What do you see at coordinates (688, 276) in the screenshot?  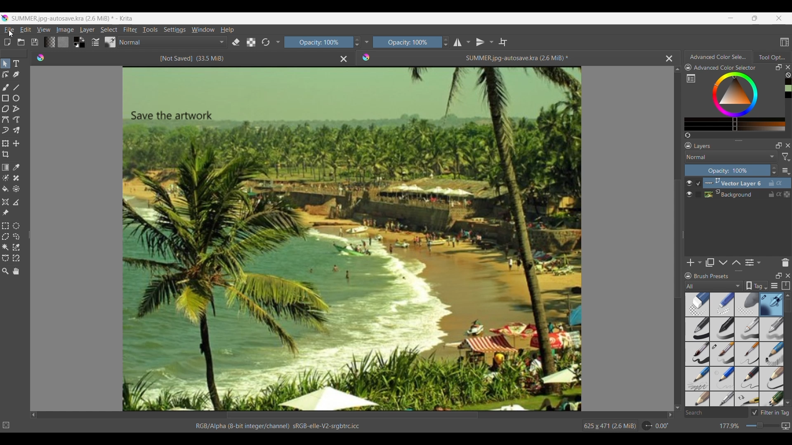 I see `Lock Brush presets panel` at bounding box center [688, 276].